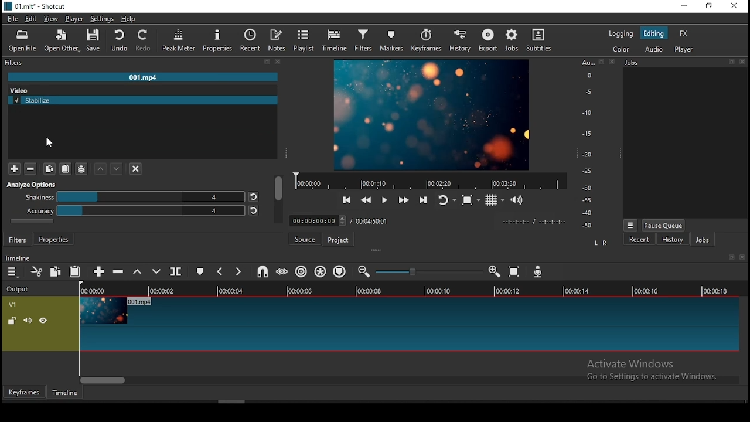 The image size is (750, 422). I want to click on 01.mlt - Shortcut, so click(35, 6).